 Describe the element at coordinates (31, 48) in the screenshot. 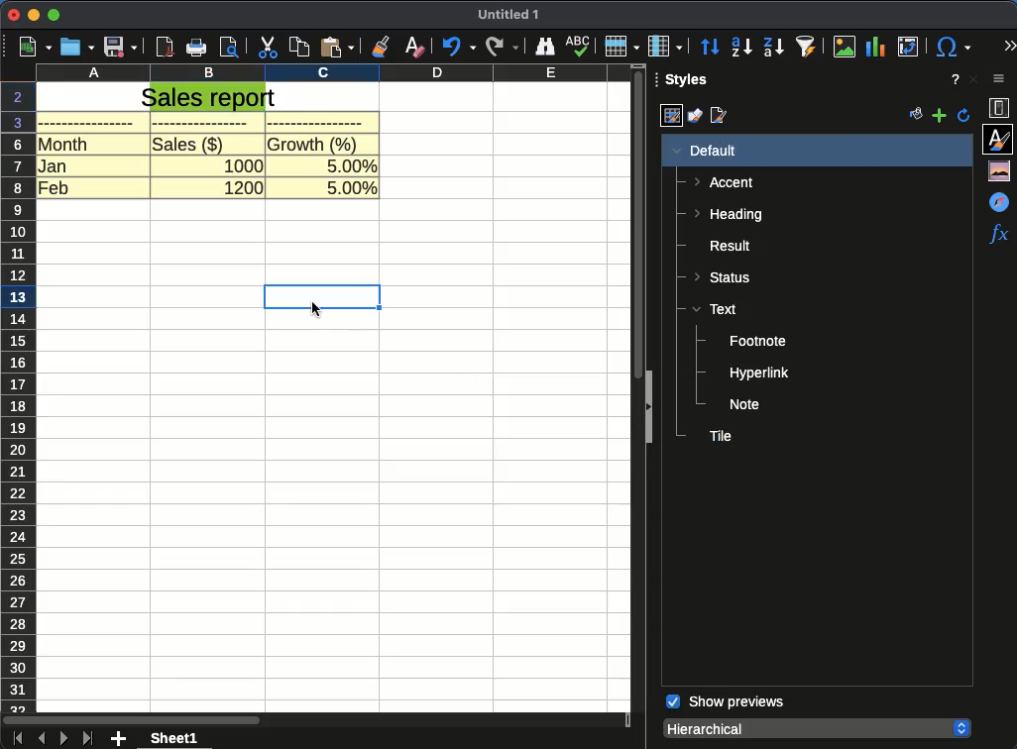

I see `new` at that location.